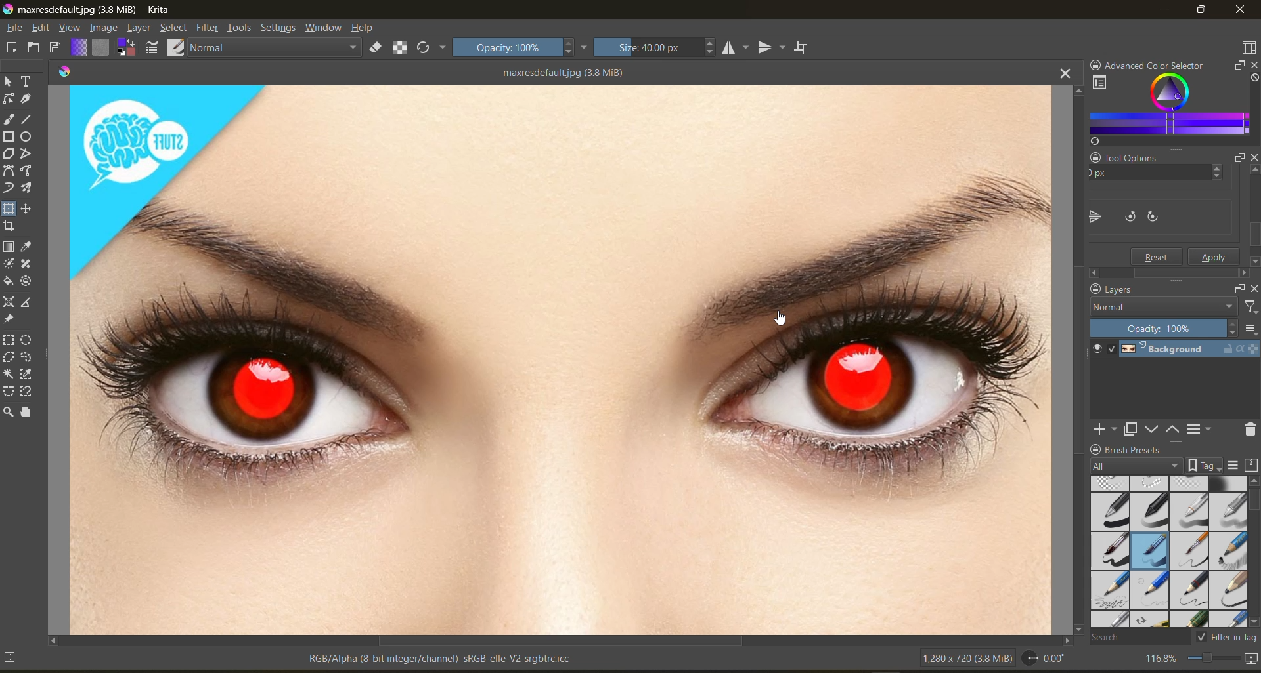  What do you see at coordinates (1212, 257) in the screenshot?
I see `apply` at bounding box center [1212, 257].